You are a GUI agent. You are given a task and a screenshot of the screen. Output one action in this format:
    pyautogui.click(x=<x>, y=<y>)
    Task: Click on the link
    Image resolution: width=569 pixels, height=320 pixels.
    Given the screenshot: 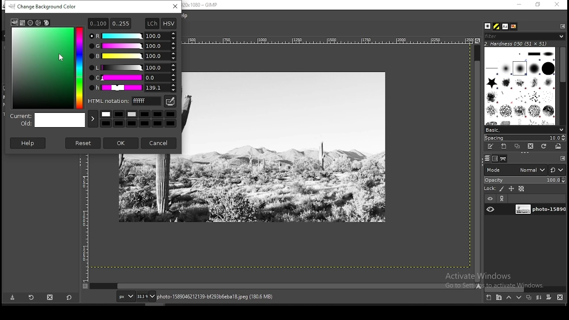 What is the action you would take?
    pyautogui.click(x=503, y=199)
    